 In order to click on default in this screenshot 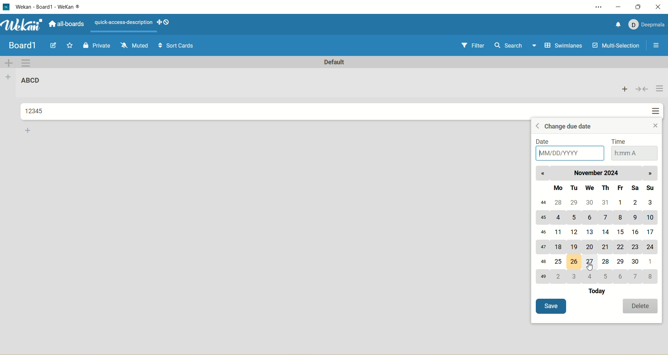, I will do `click(335, 62)`.